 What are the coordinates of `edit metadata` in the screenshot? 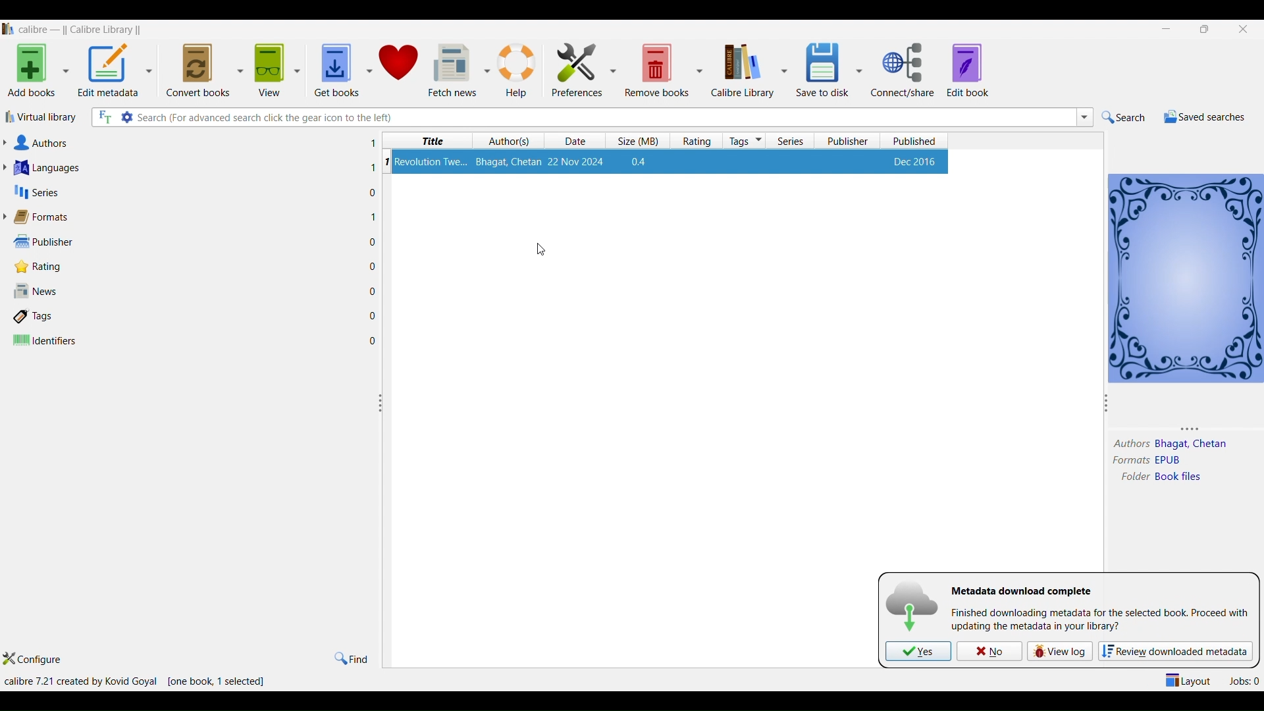 It's located at (109, 70).